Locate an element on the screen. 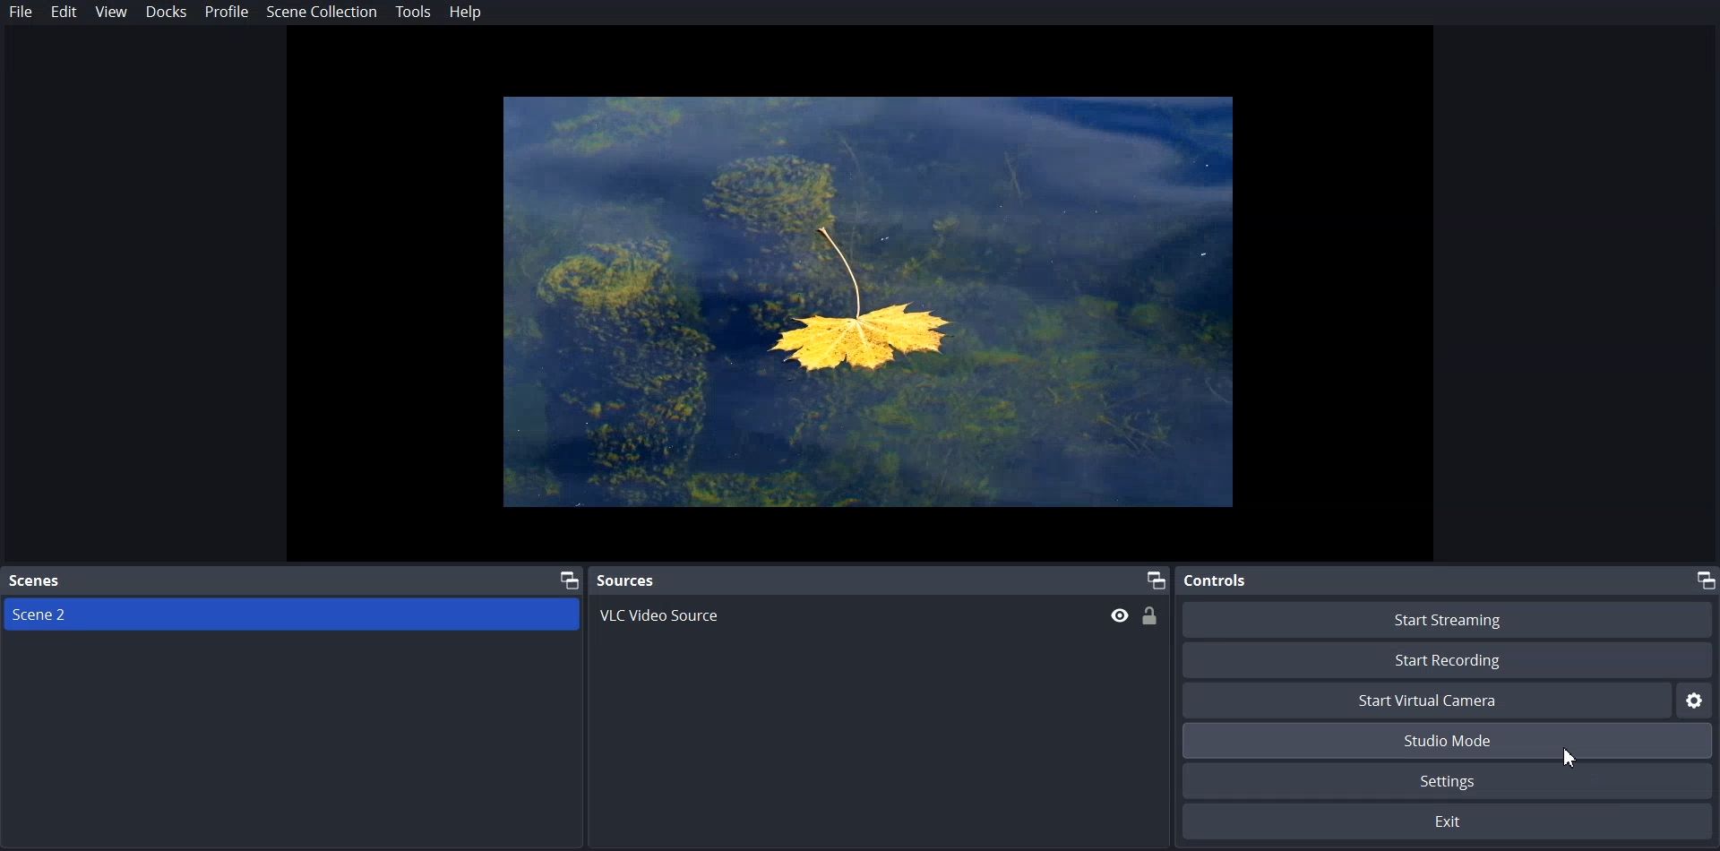 This screenshot has width=1720, height=851. Edit is located at coordinates (64, 13).